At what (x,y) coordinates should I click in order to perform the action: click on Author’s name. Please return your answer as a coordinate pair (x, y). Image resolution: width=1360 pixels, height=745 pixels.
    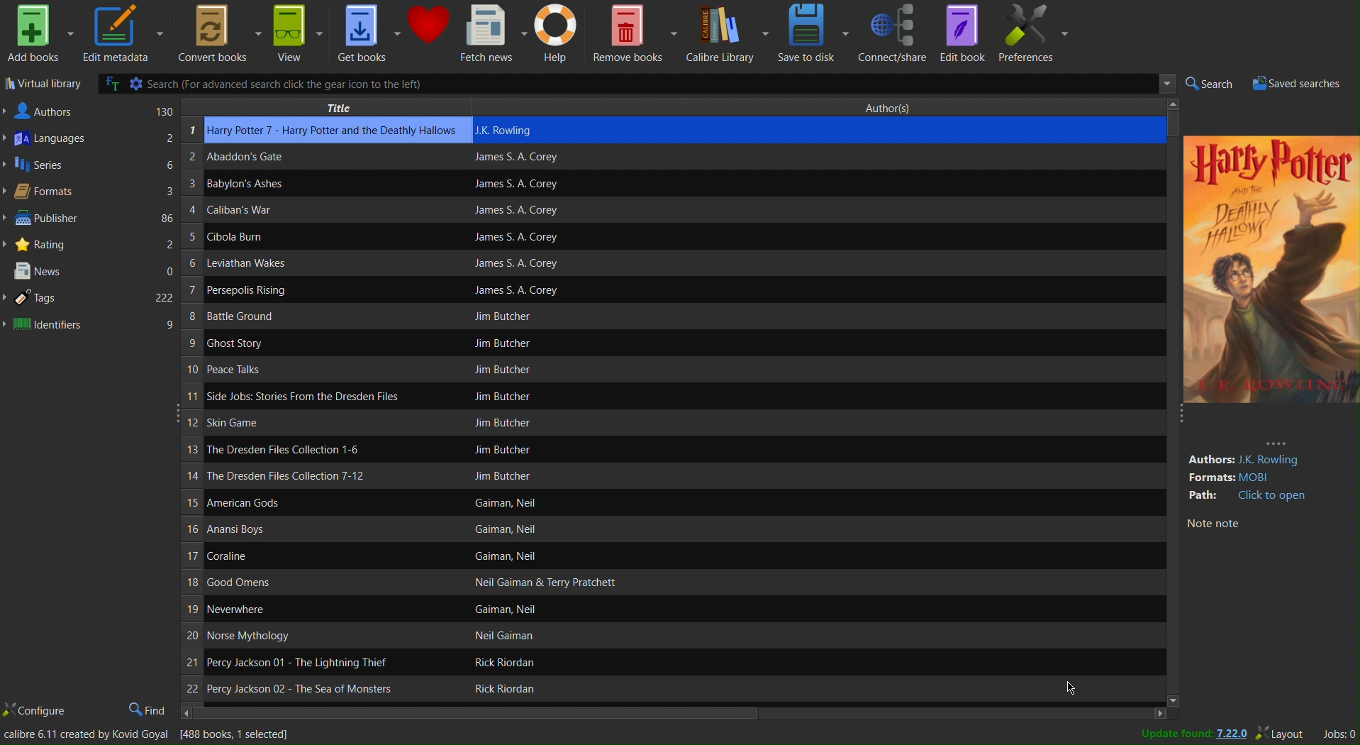
    Looking at the image, I should click on (662, 183).